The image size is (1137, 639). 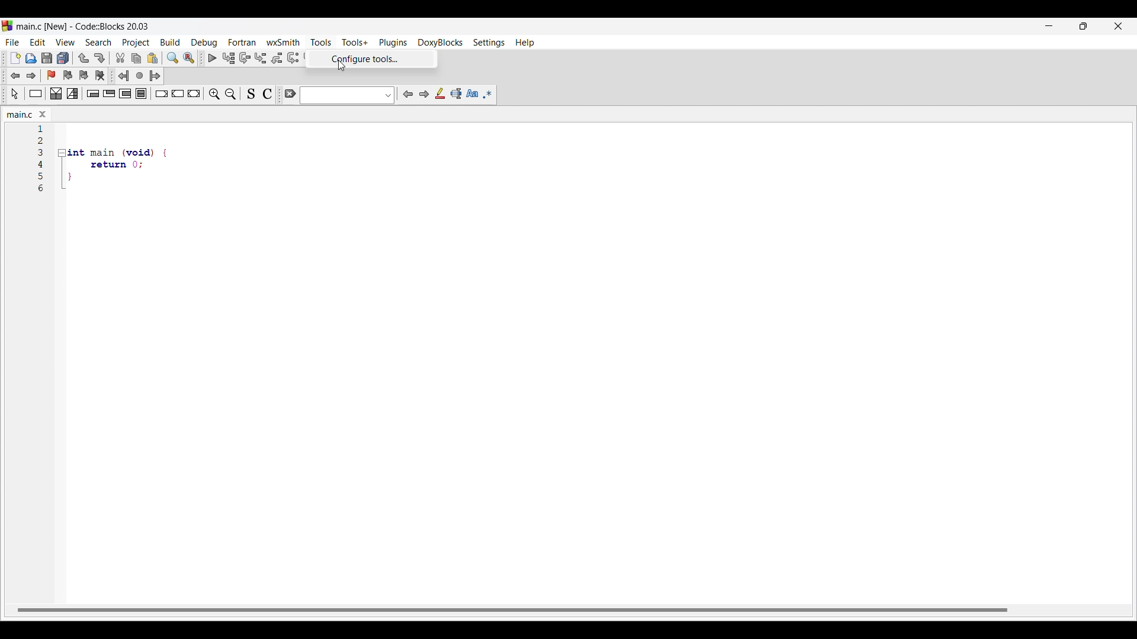 What do you see at coordinates (31, 76) in the screenshot?
I see `Jump forward ` at bounding box center [31, 76].